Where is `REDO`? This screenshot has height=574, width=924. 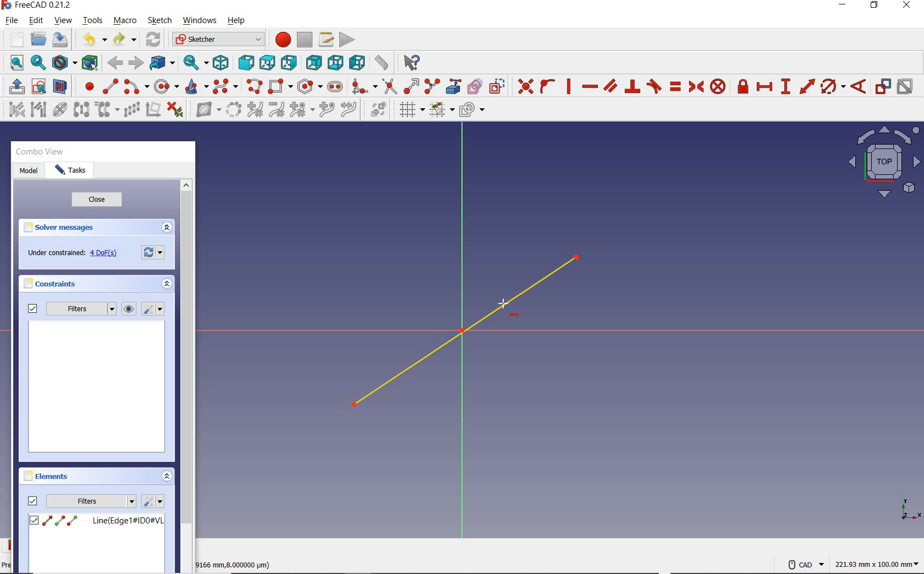 REDO is located at coordinates (124, 40).